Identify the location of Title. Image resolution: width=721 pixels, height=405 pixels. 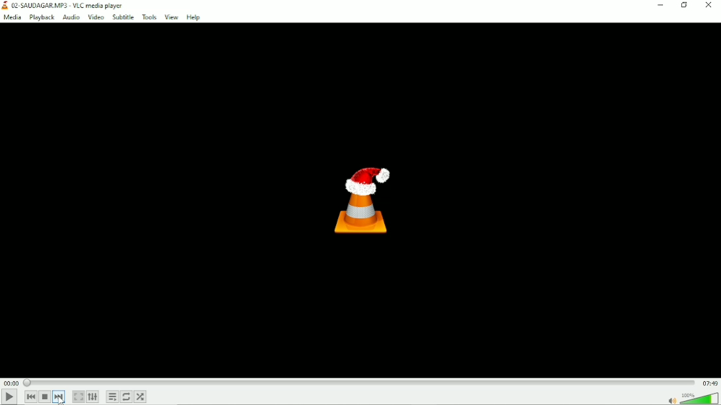
(68, 5).